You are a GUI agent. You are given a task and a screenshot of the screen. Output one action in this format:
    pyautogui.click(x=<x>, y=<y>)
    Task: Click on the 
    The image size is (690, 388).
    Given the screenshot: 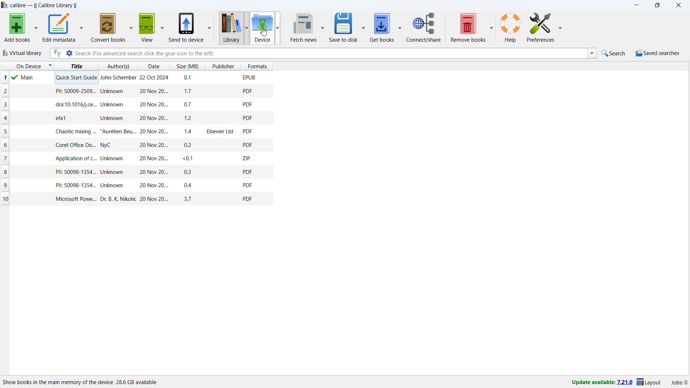 What is the action you would take?
    pyautogui.click(x=138, y=104)
    